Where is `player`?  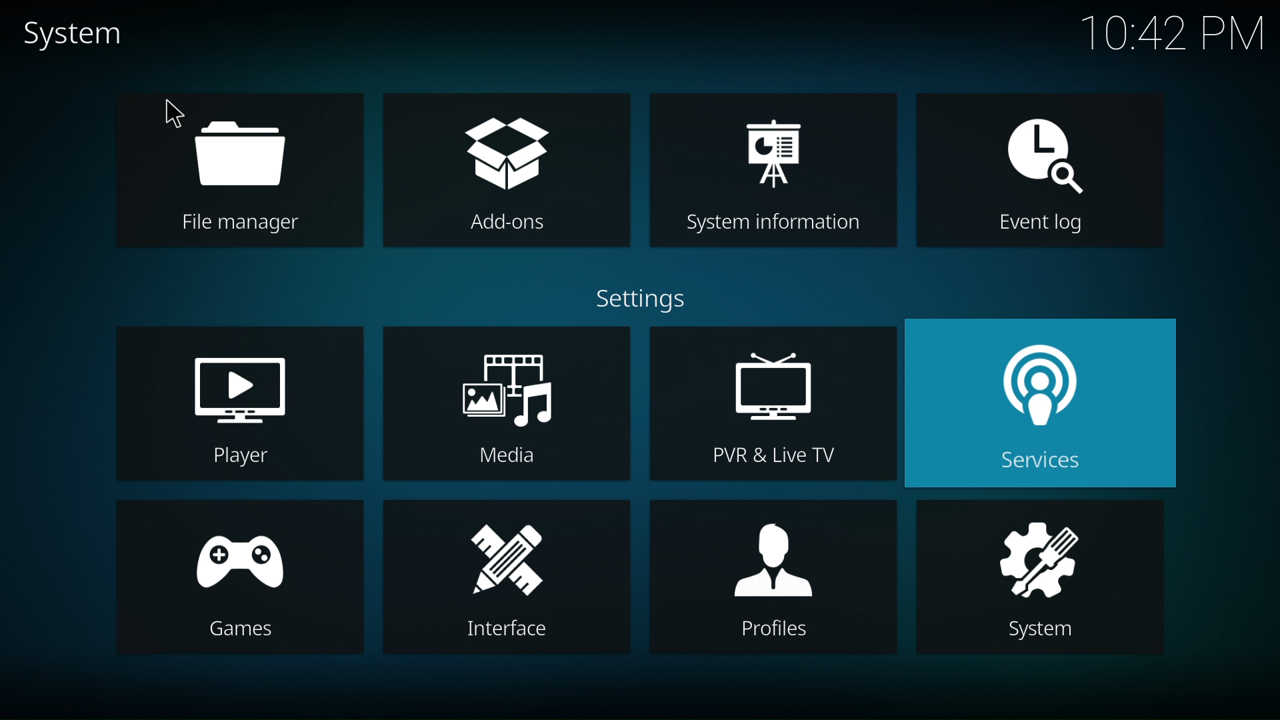
player is located at coordinates (237, 403).